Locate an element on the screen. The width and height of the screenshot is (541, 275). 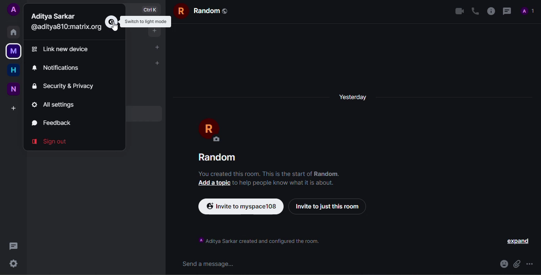
add is located at coordinates (154, 31).